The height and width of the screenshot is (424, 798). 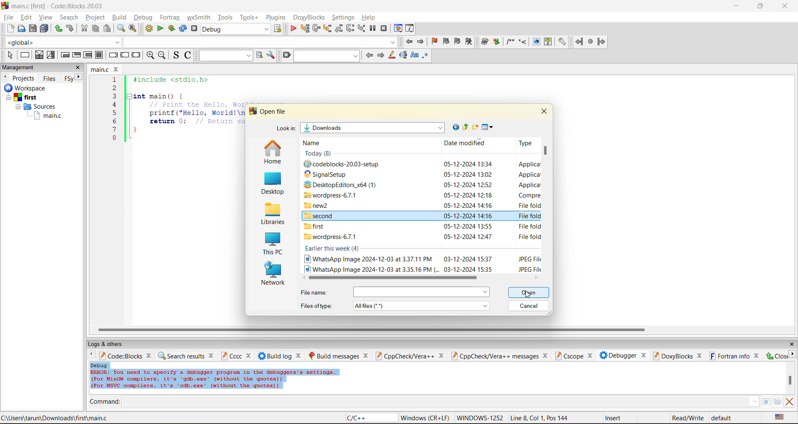 What do you see at coordinates (137, 56) in the screenshot?
I see `return instruction` at bounding box center [137, 56].